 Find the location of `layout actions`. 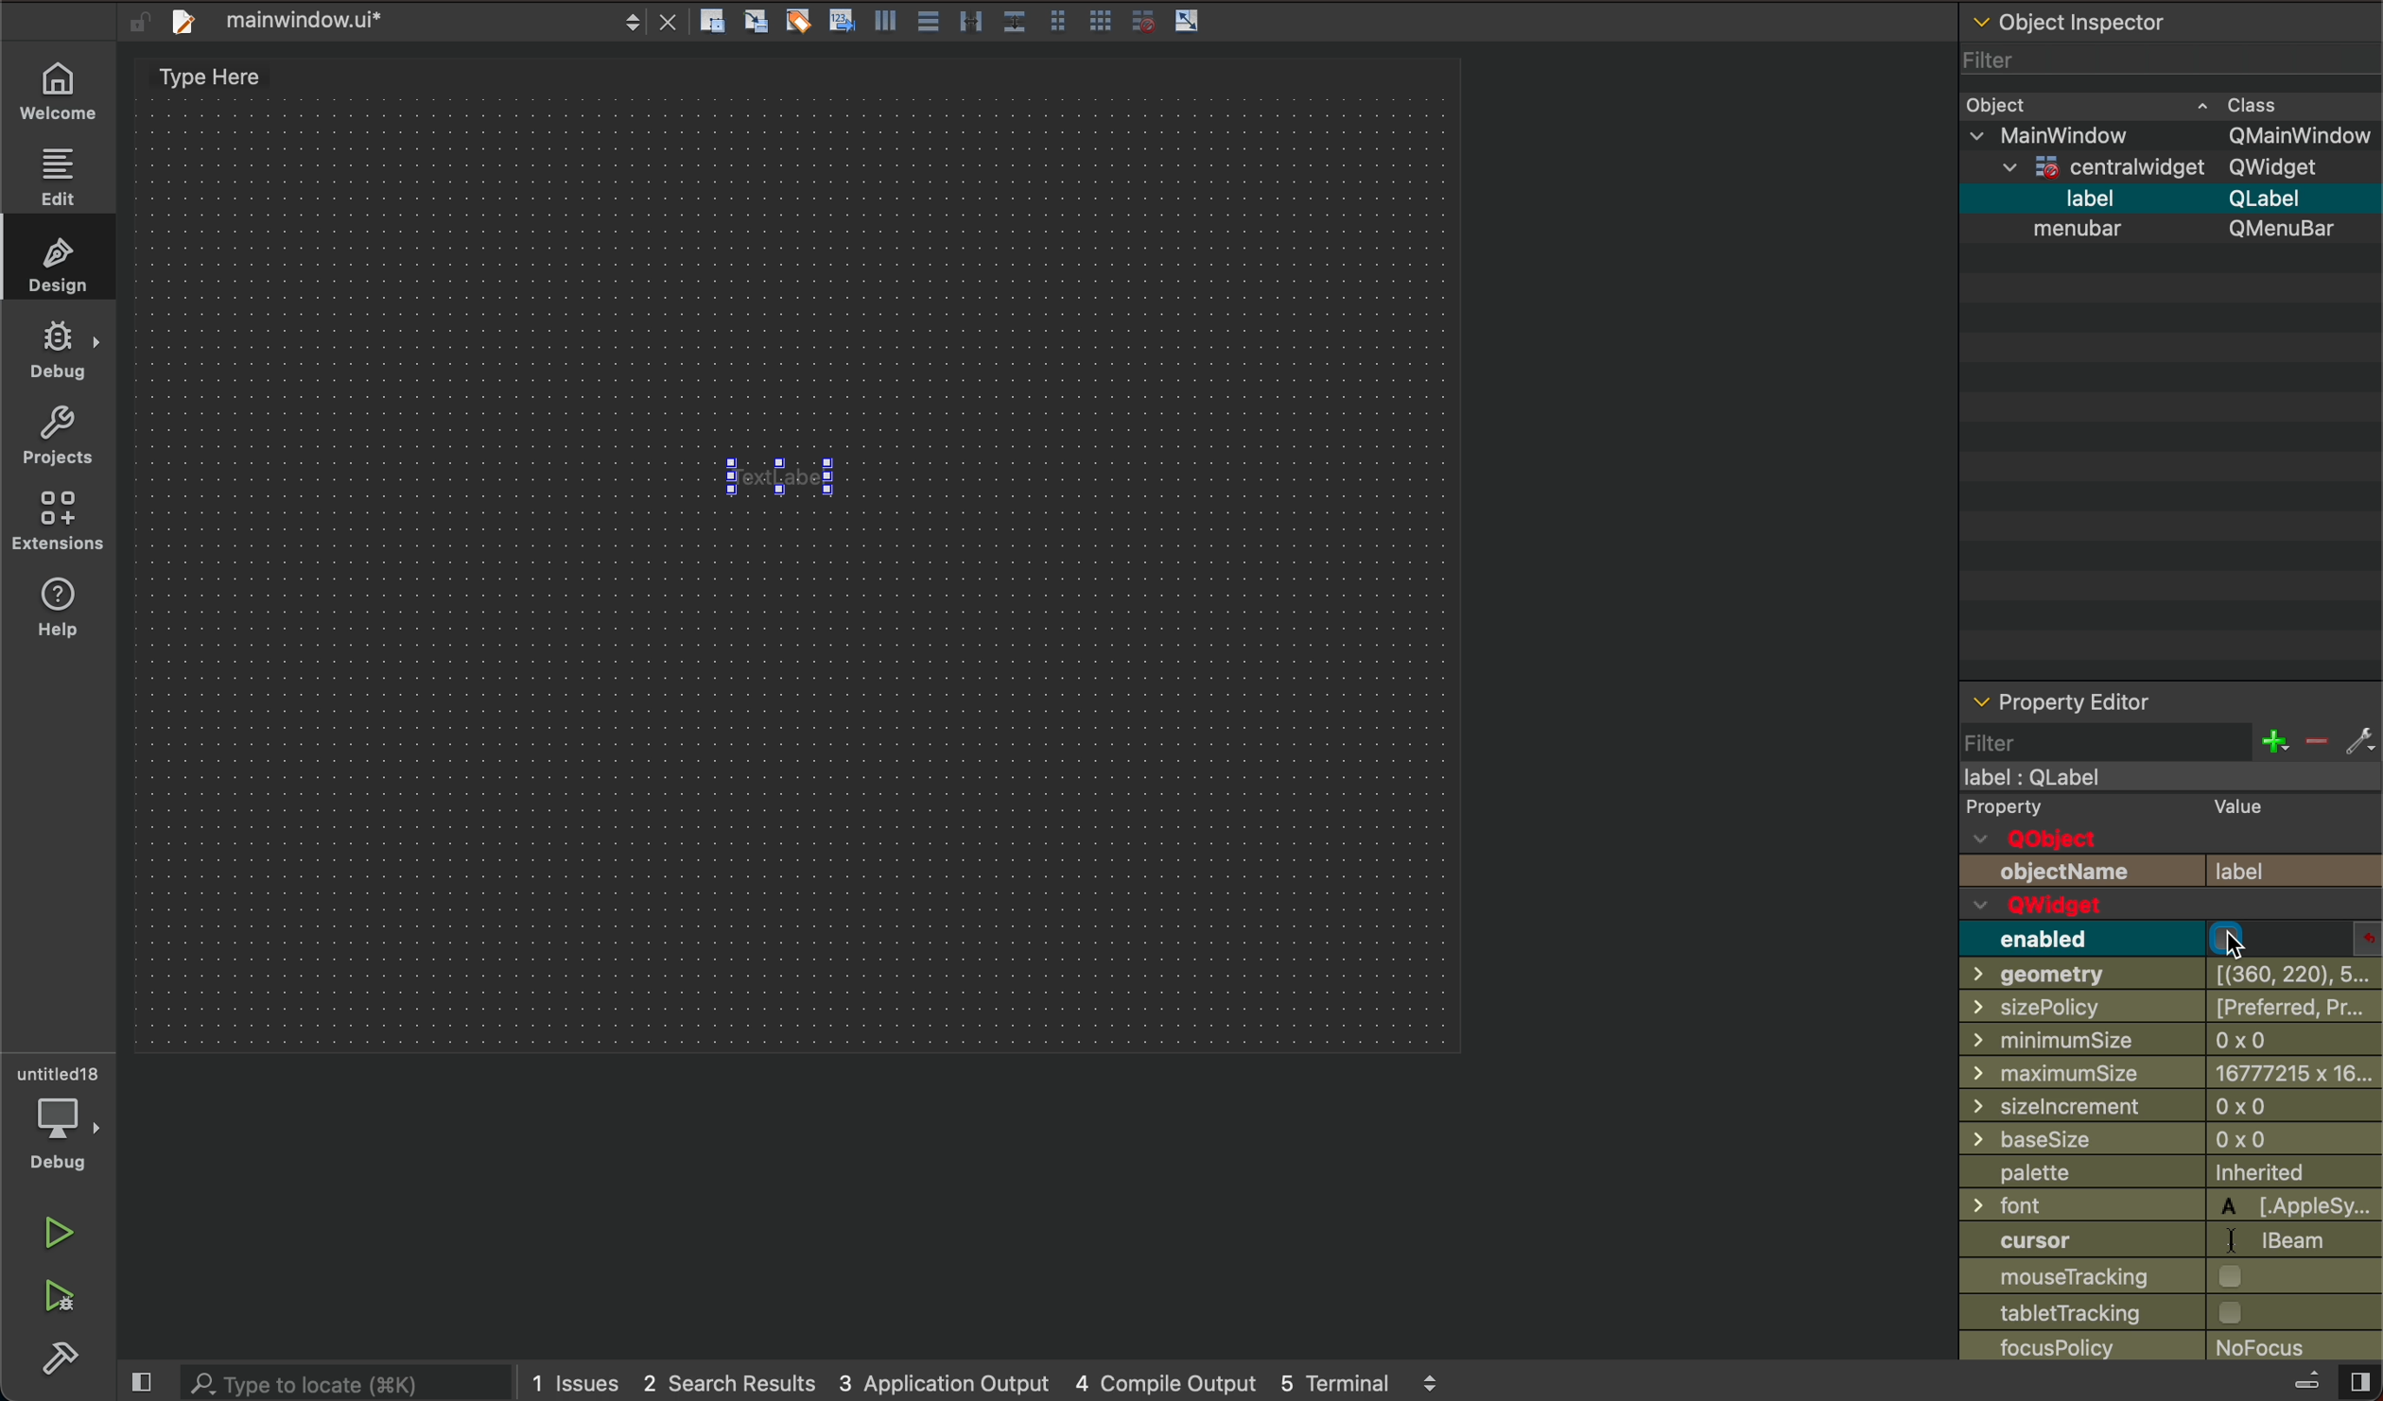

layout actions is located at coordinates (963, 20).